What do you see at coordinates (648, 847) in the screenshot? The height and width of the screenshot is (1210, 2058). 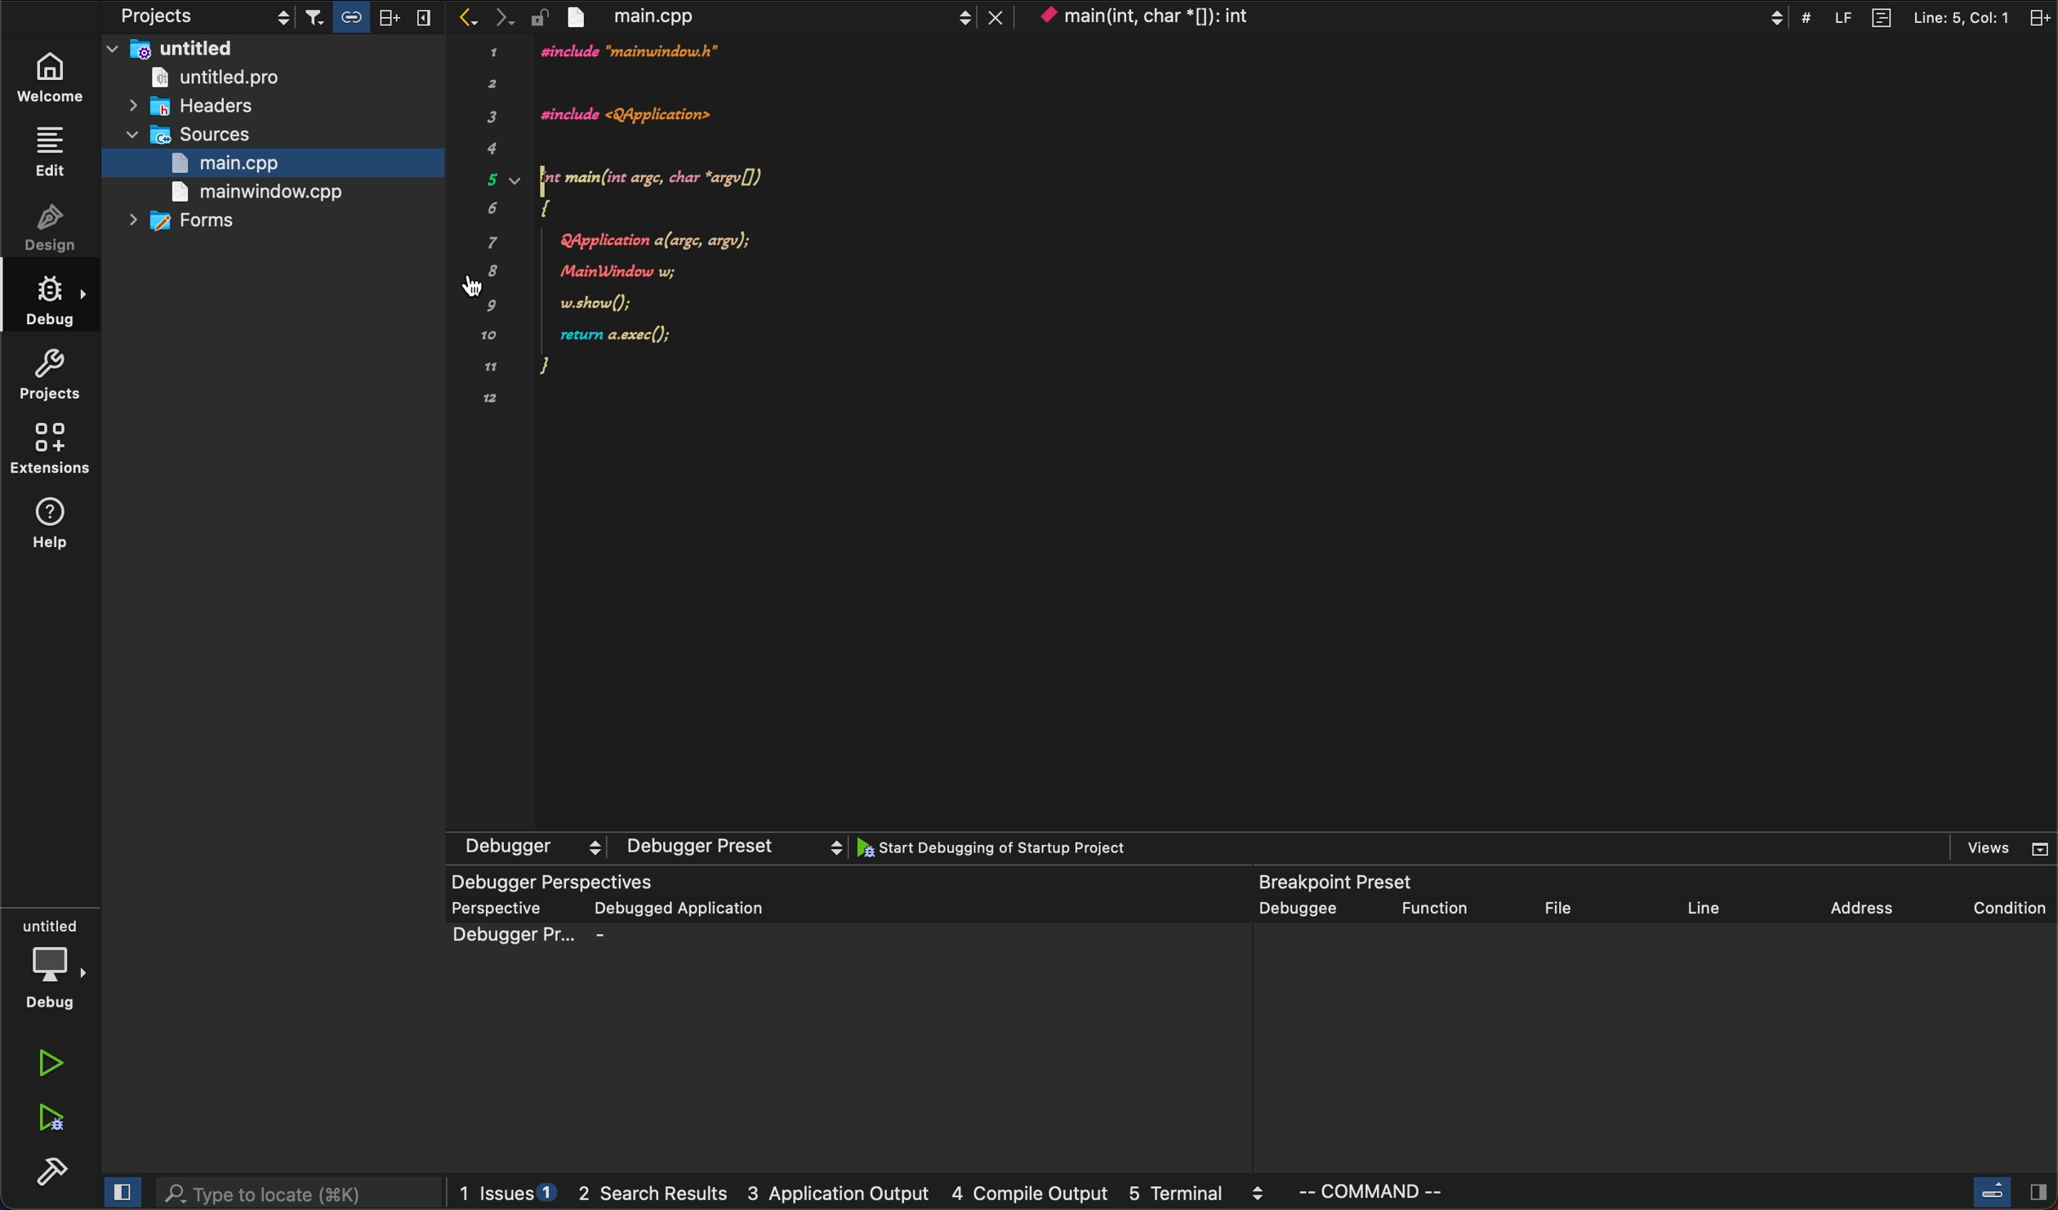 I see `debugger` at bounding box center [648, 847].